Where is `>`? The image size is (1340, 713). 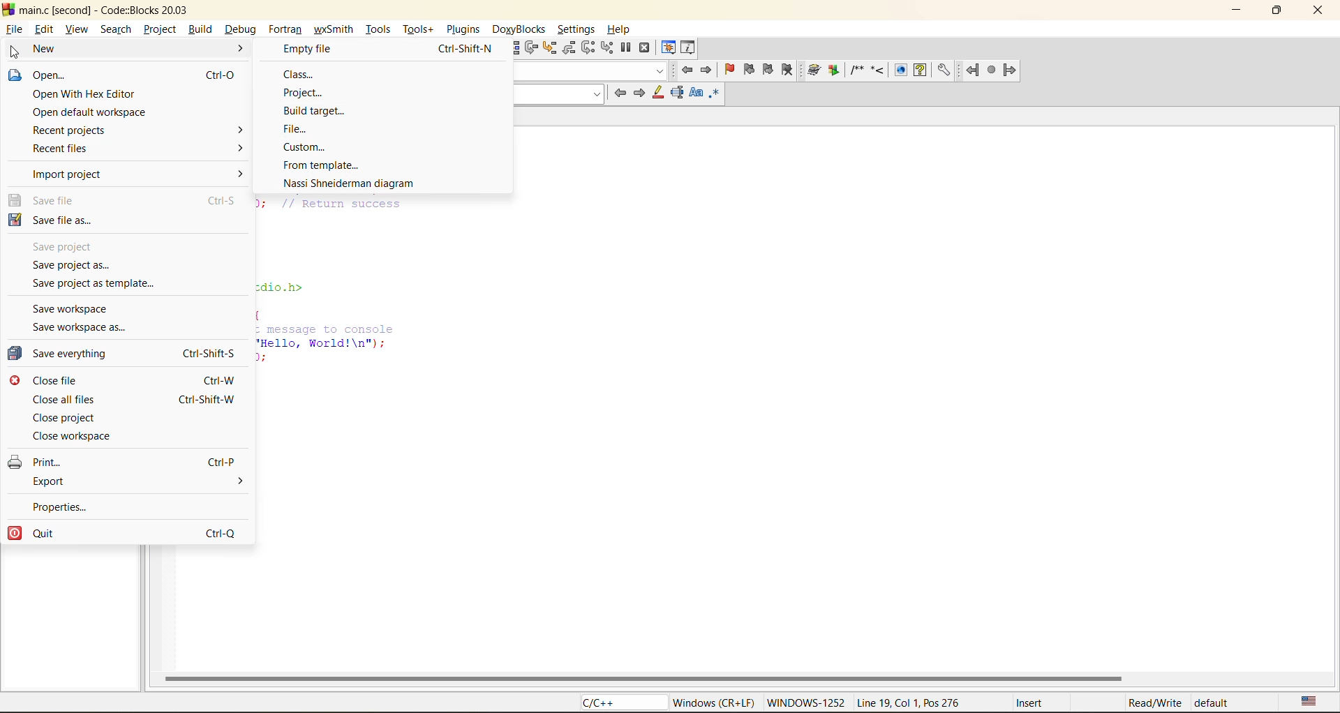 > is located at coordinates (241, 172).